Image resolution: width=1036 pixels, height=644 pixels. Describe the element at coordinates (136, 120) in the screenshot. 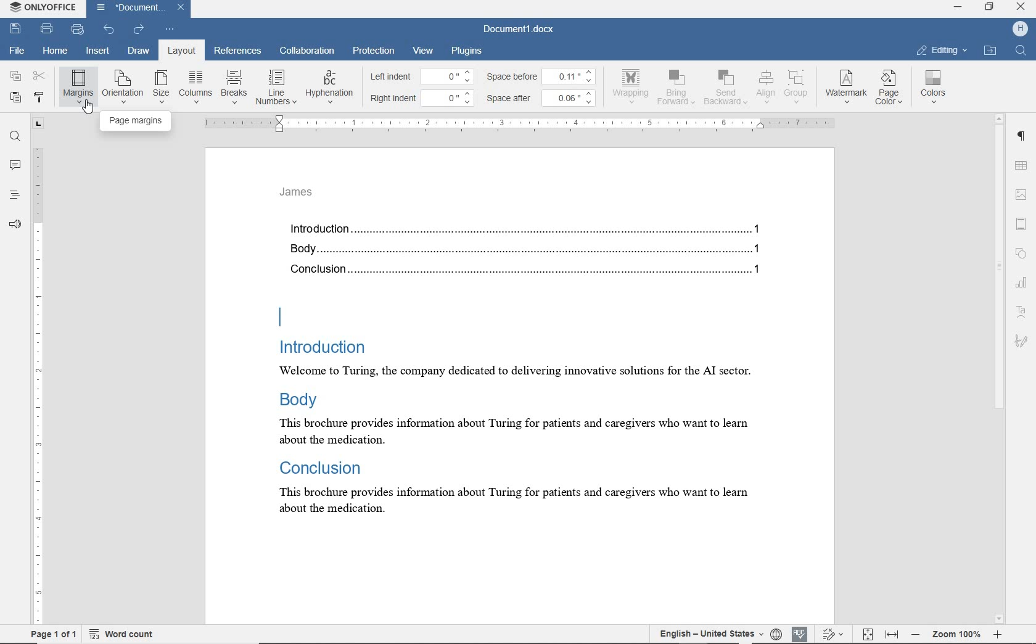

I see `page margins` at that location.